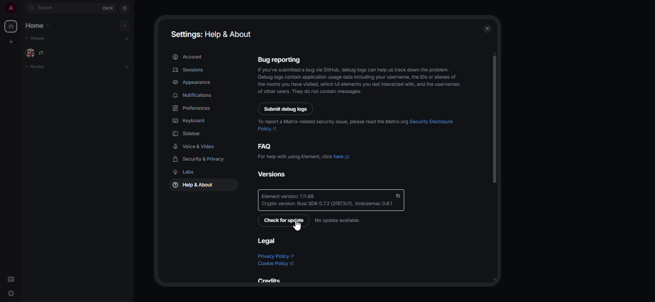  Describe the element at coordinates (126, 25) in the screenshot. I see `add` at that location.